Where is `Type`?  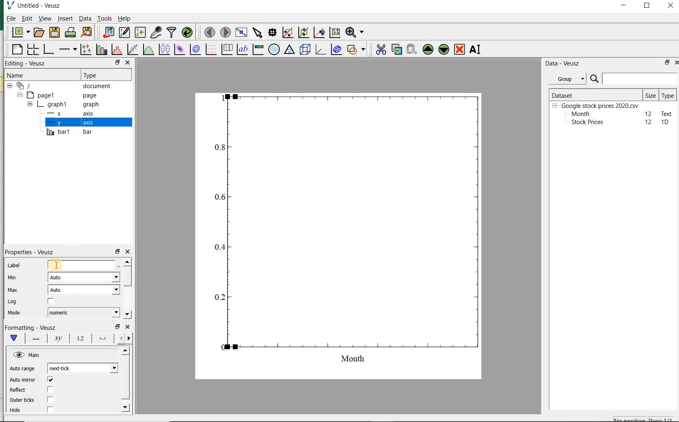 Type is located at coordinates (668, 95).